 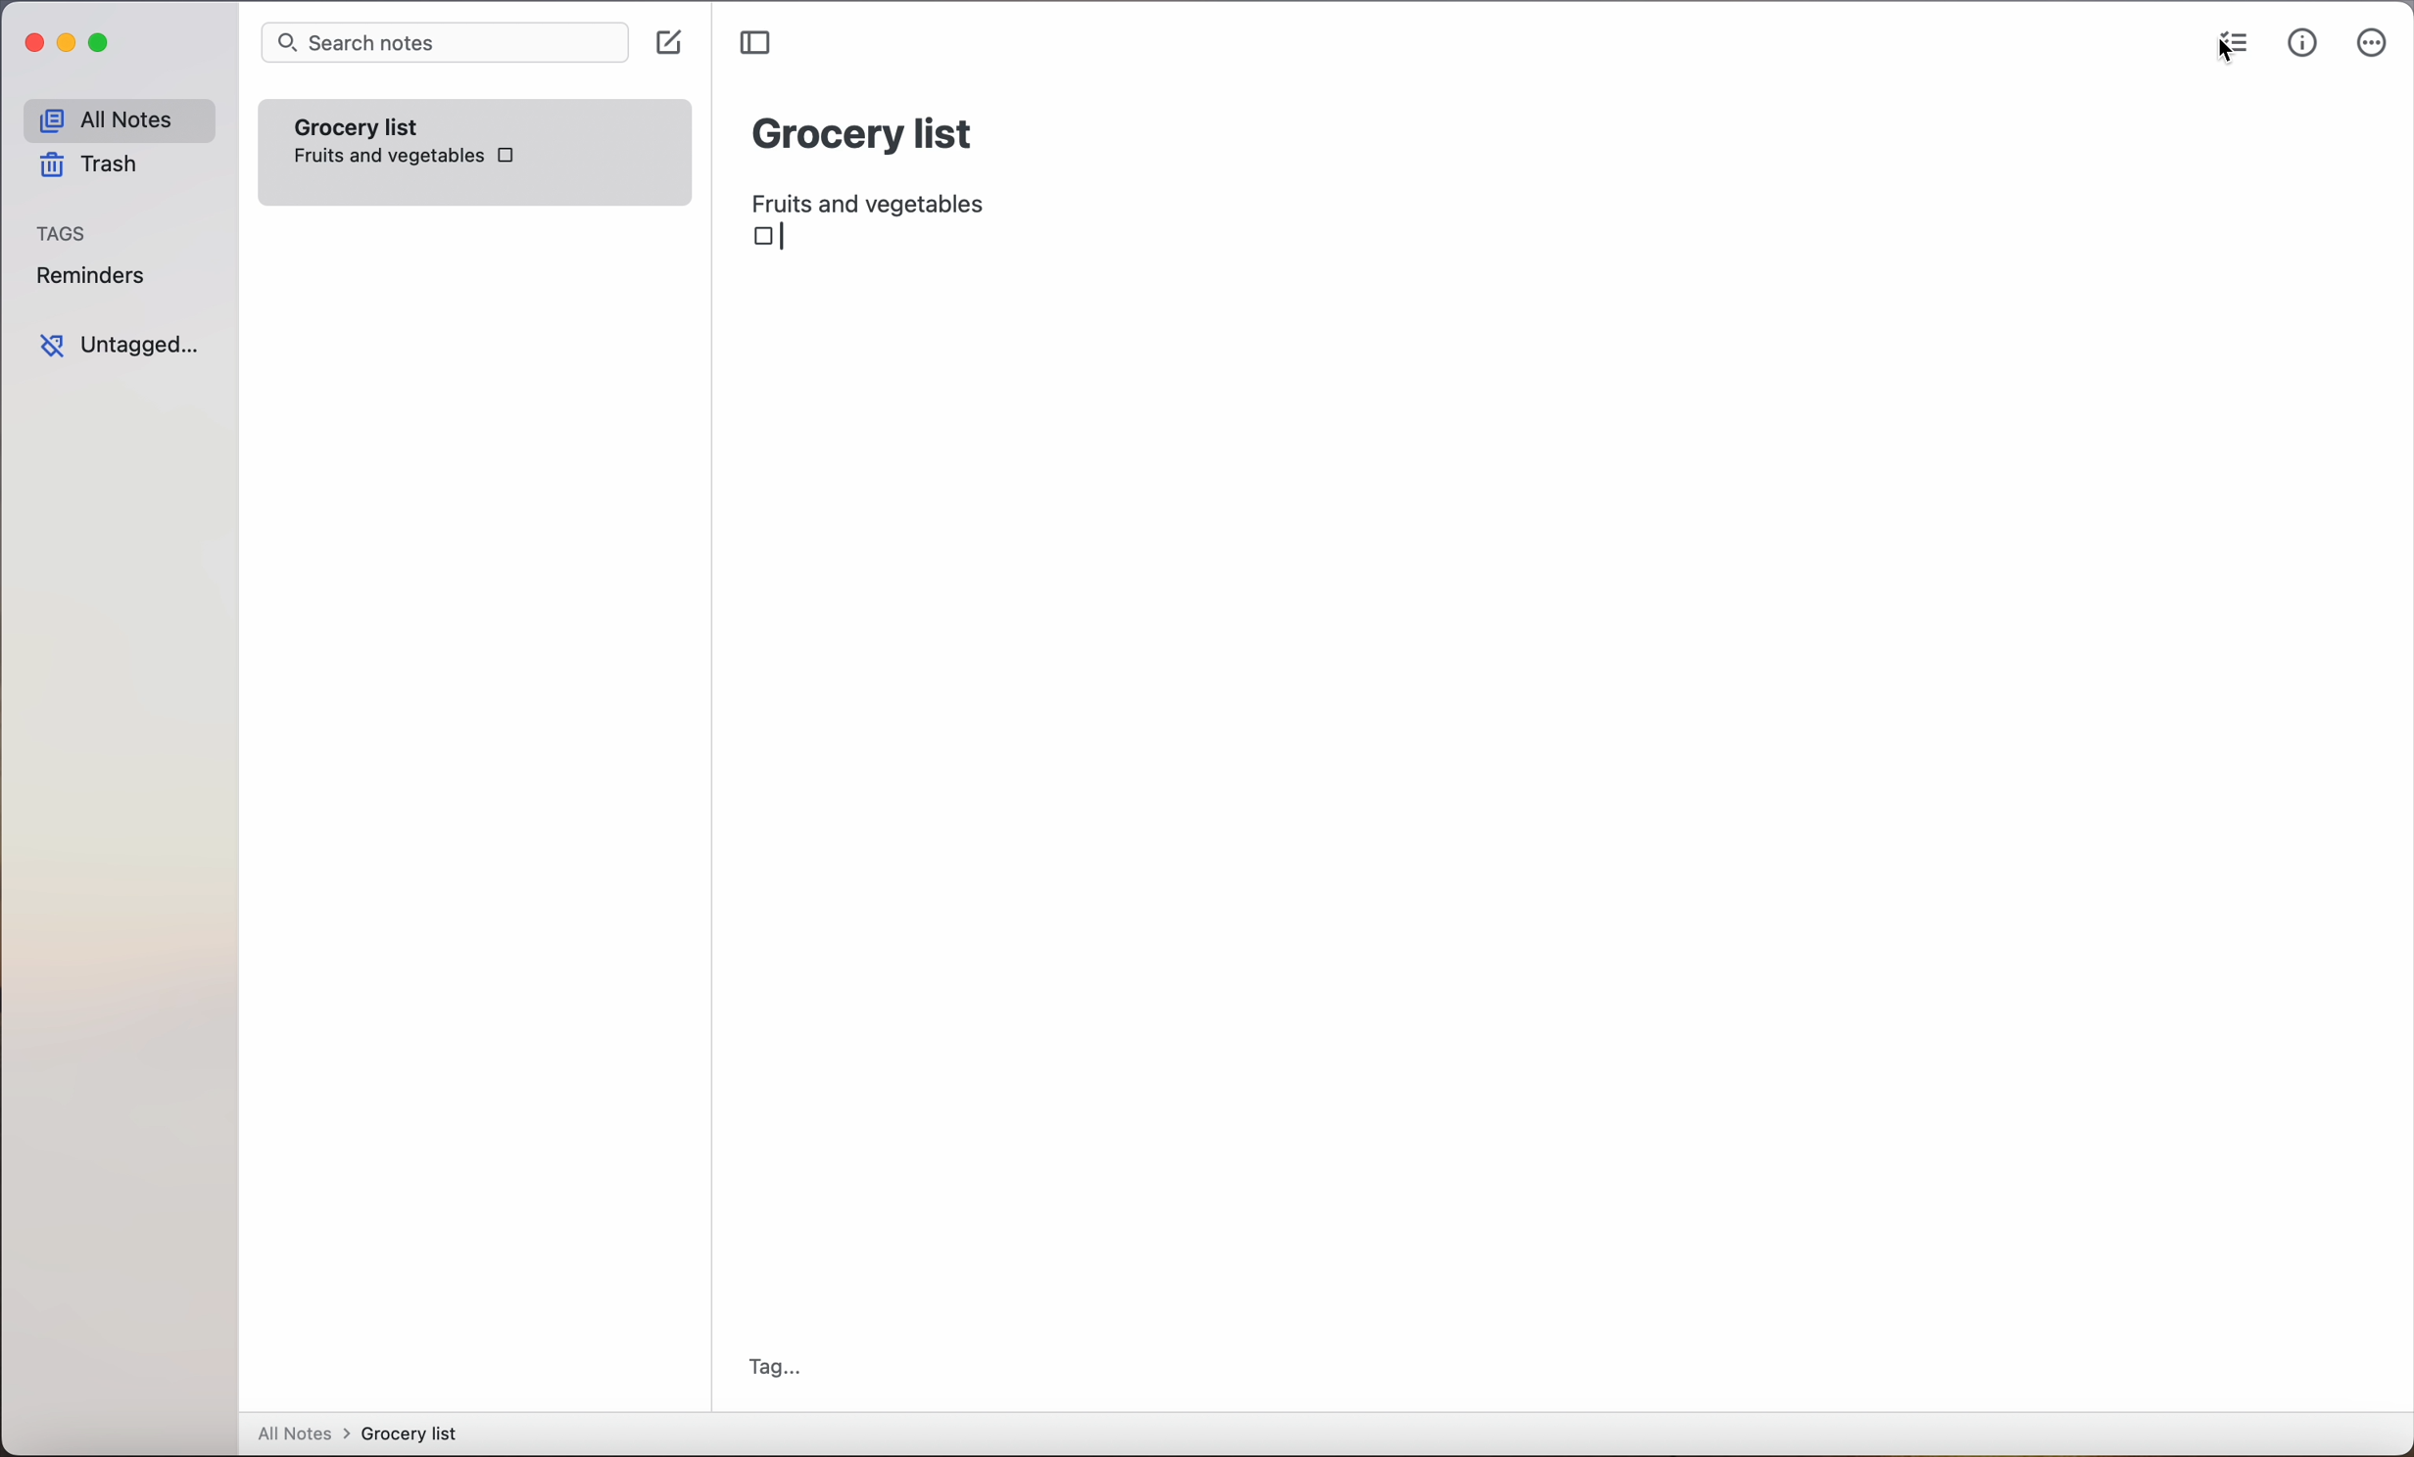 I want to click on search bar, so click(x=444, y=44).